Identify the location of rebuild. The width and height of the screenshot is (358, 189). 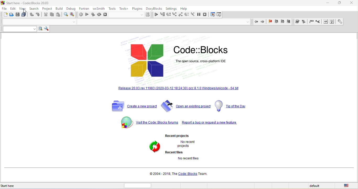
(99, 15).